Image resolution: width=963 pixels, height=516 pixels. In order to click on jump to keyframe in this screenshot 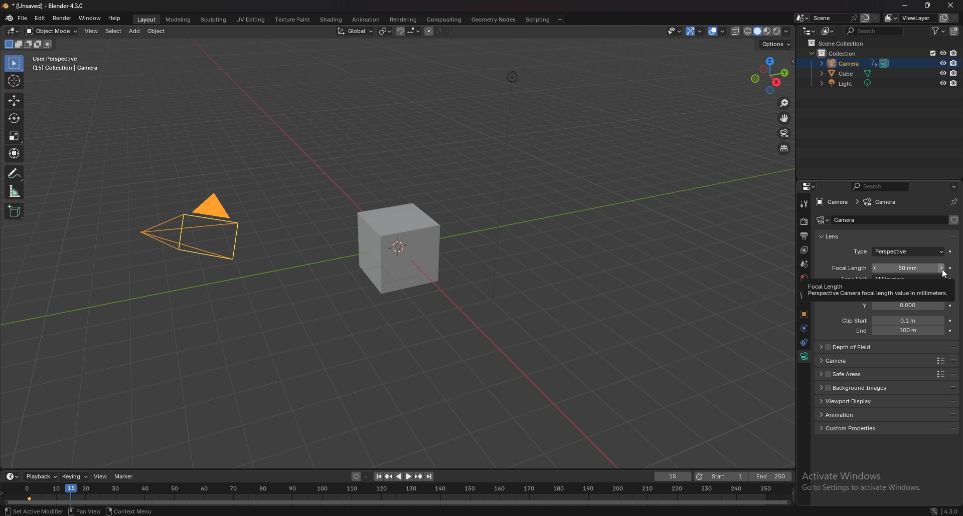, I will do `click(418, 476)`.